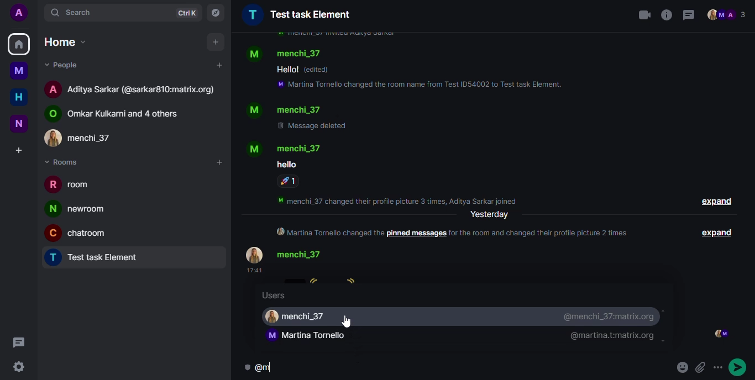  Describe the element at coordinates (719, 233) in the screenshot. I see `expand` at that location.